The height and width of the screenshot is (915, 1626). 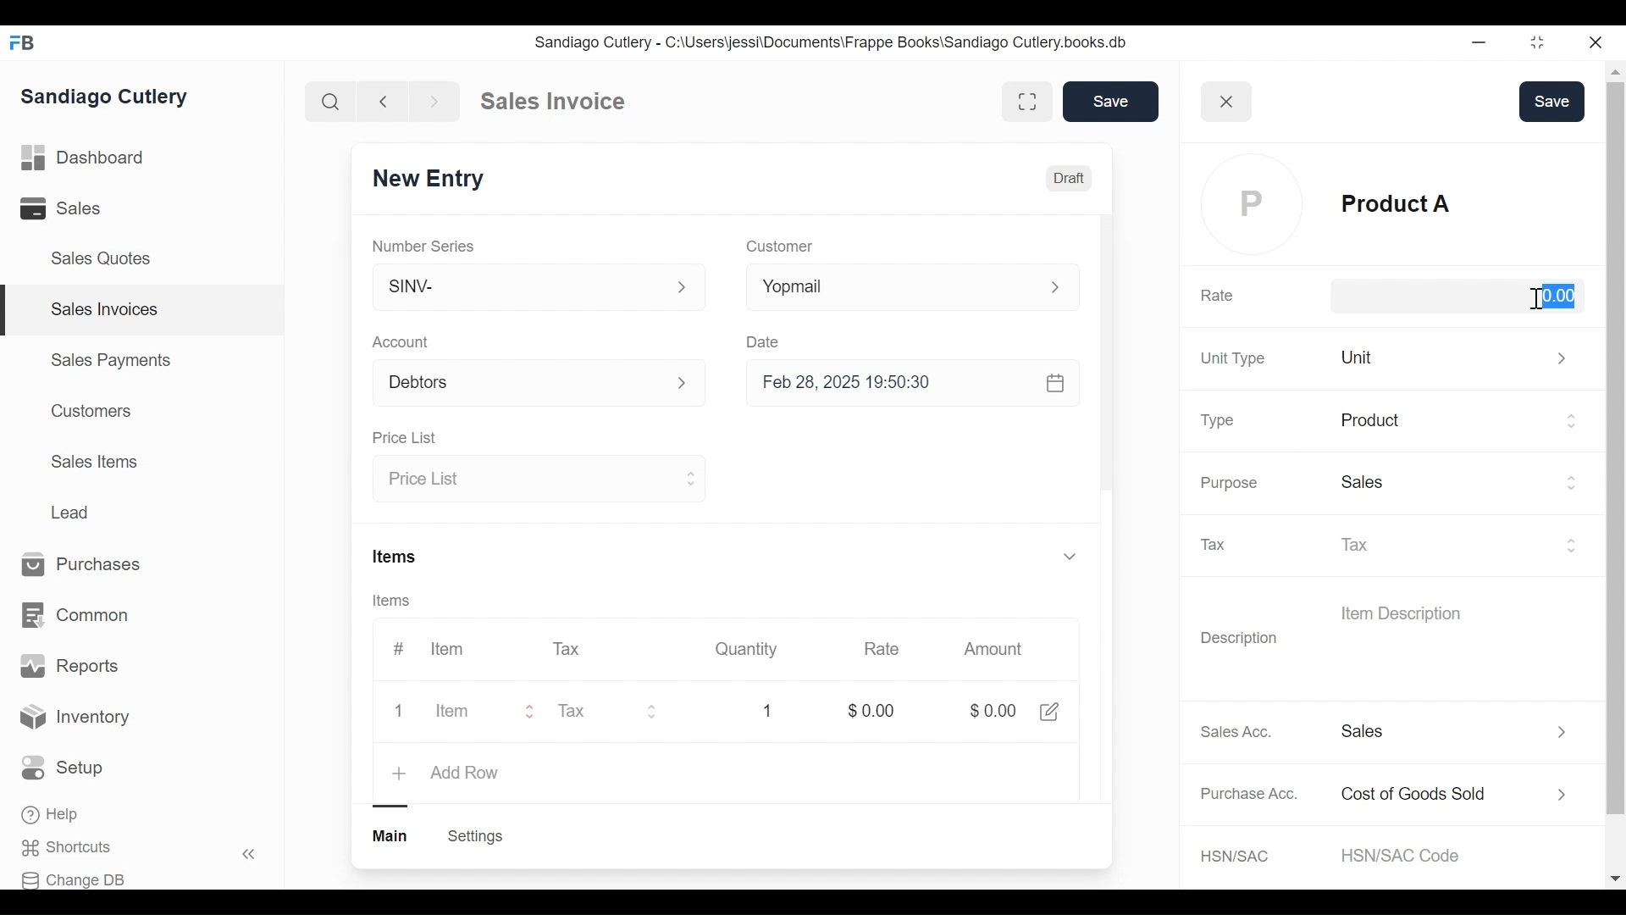 I want to click on Sales Invoices, so click(x=105, y=310).